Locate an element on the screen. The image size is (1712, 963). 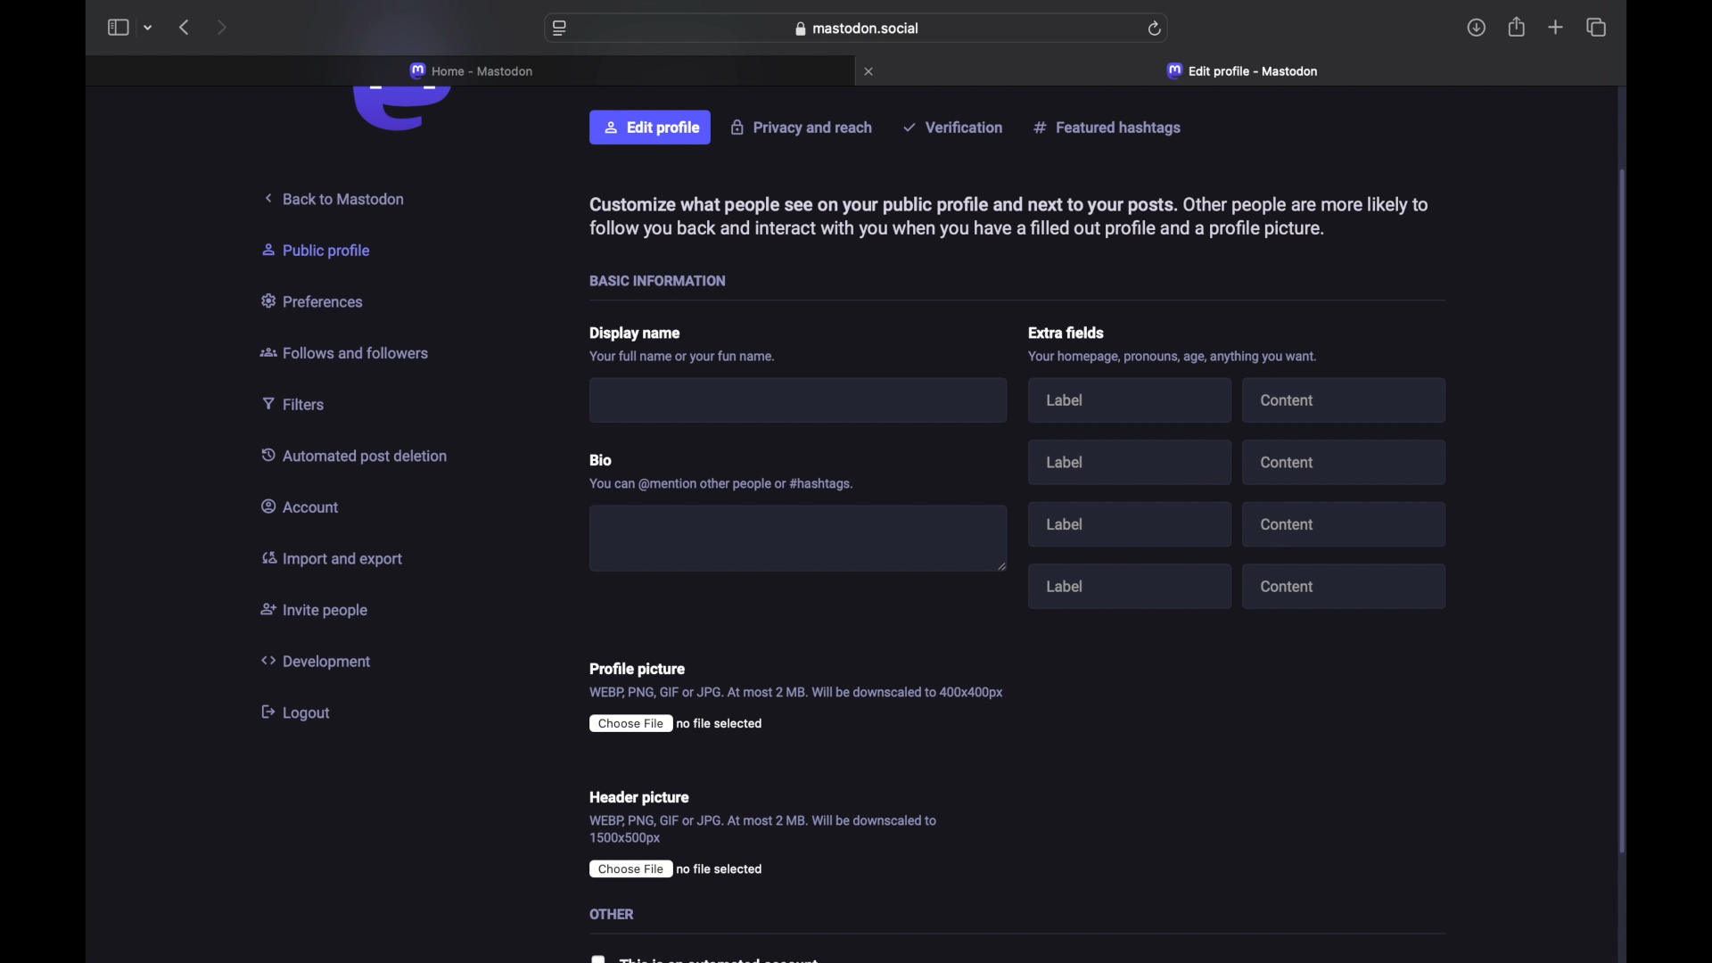
sidebar is located at coordinates (117, 28).